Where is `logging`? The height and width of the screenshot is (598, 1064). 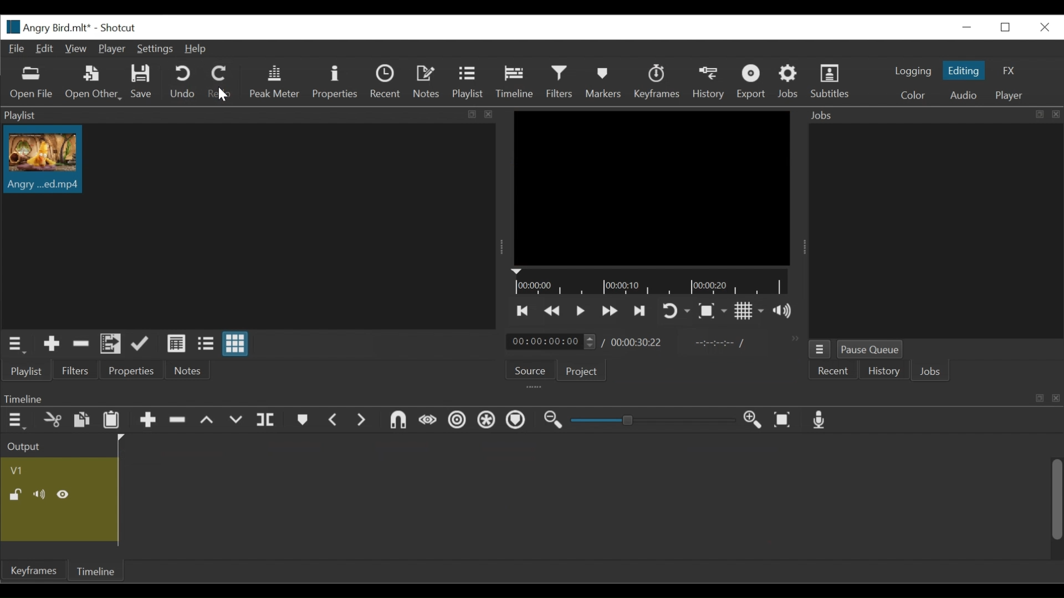
logging is located at coordinates (912, 73).